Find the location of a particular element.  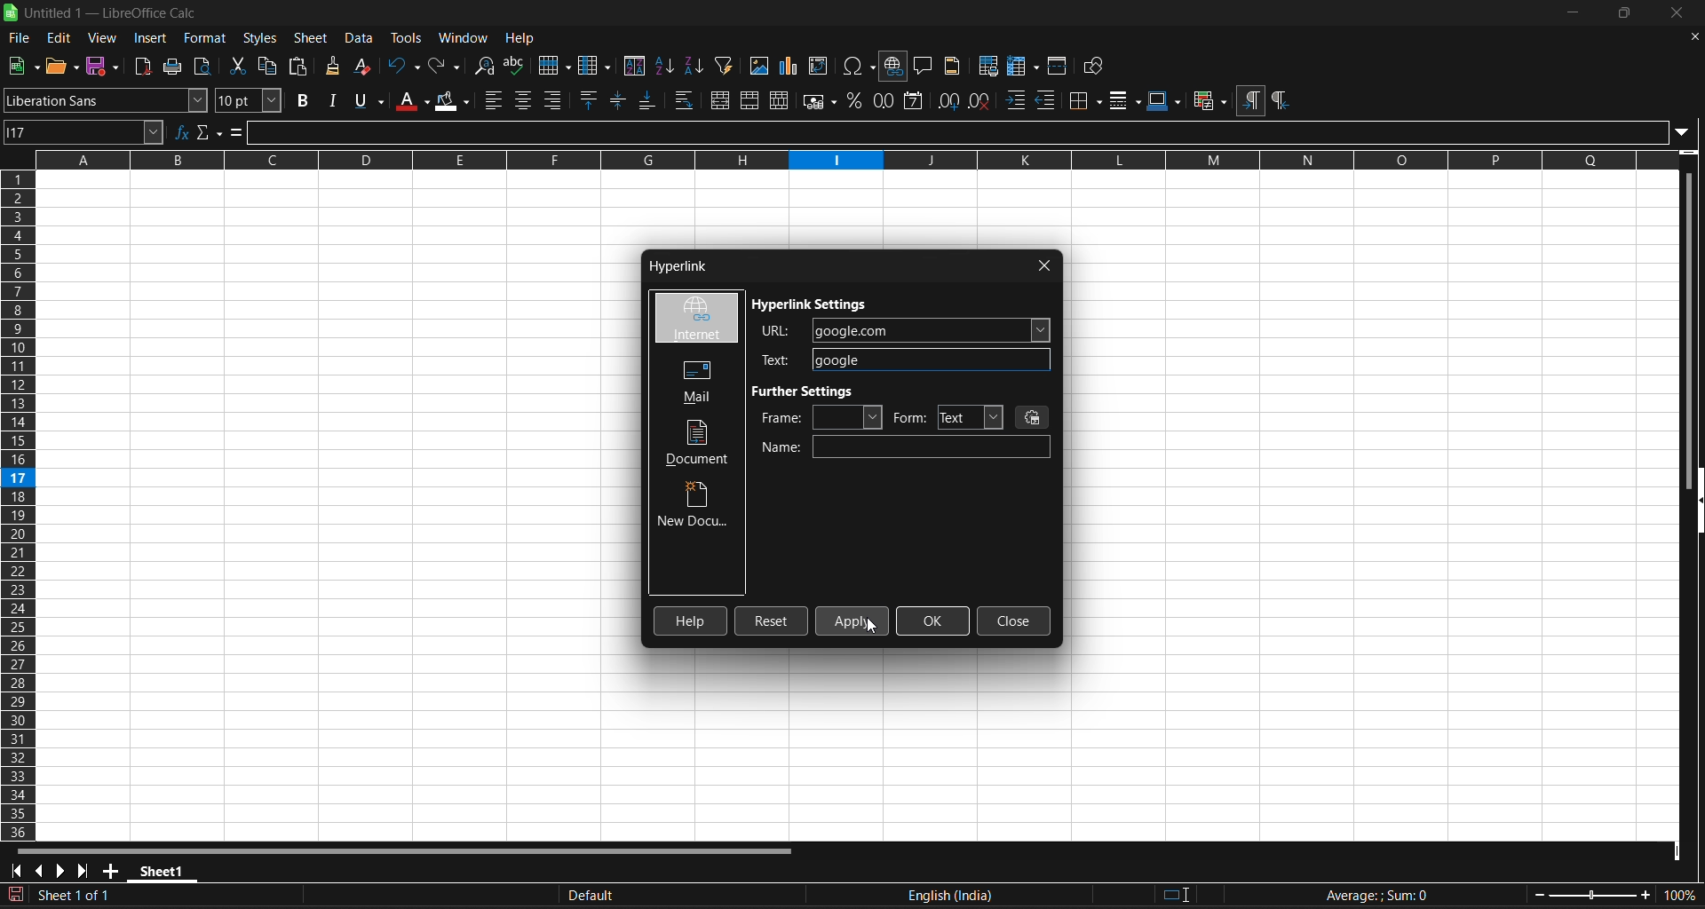

zoom factor is located at coordinates (1616, 894).